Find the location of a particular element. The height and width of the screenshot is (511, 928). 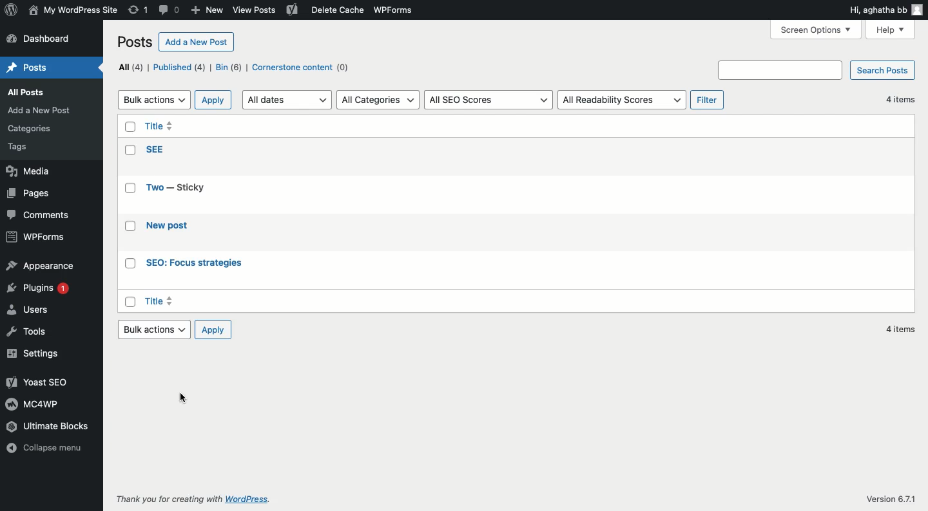

Bin is located at coordinates (230, 68).